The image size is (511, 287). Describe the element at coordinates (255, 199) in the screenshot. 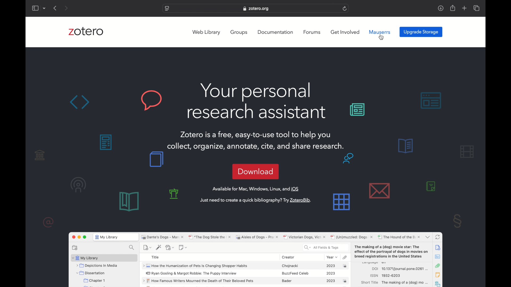

I see `Just need to create a quick bibliography? Try ZoteroBib. |` at that location.